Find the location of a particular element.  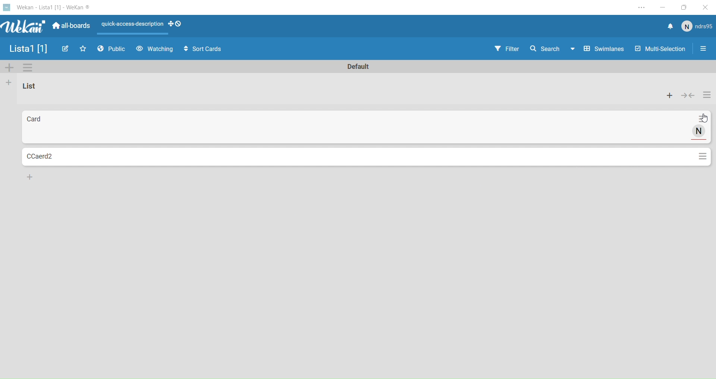

User is located at coordinates (696, 26).